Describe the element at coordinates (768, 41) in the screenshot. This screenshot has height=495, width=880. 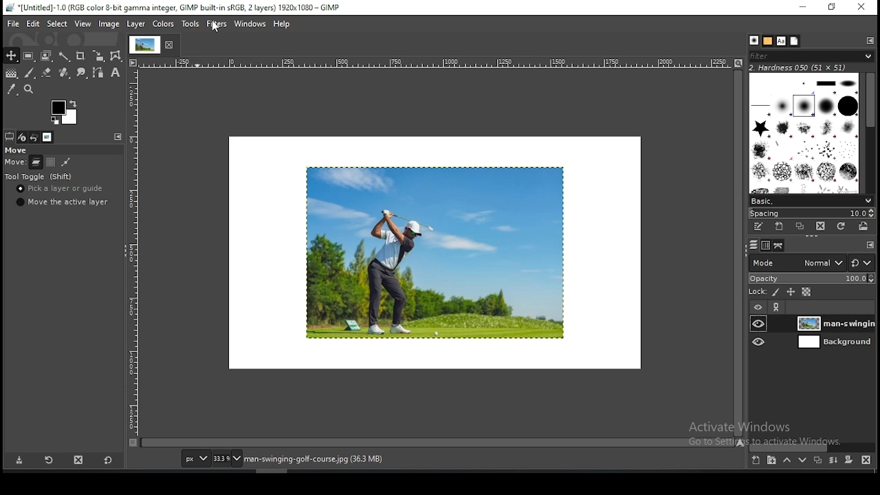
I see `patterns` at that location.